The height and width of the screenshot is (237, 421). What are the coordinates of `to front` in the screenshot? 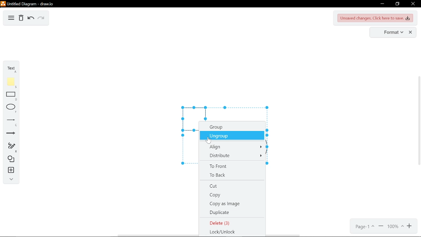 It's located at (234, 165).